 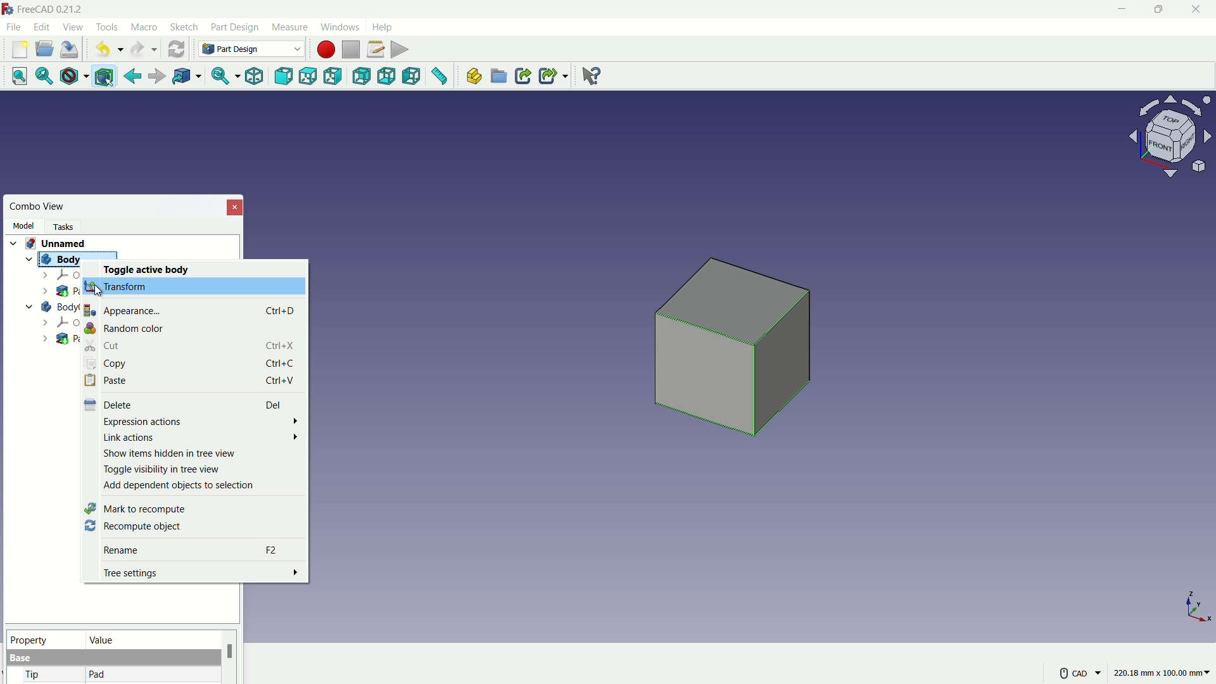 What do you see at coordinates (101, 291) in the screenshot?
I see `cursor` at bounding box center [101, 291].